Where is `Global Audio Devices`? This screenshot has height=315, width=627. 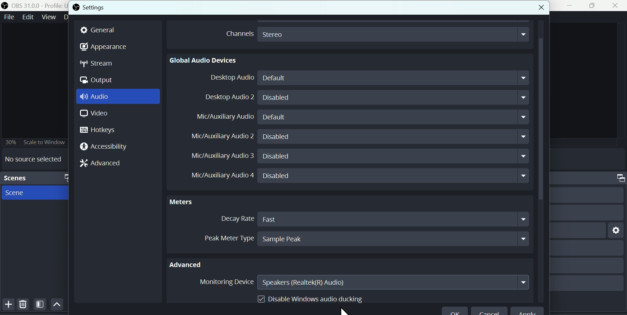
Global Audio Devices is located at coordinates (204, 60).